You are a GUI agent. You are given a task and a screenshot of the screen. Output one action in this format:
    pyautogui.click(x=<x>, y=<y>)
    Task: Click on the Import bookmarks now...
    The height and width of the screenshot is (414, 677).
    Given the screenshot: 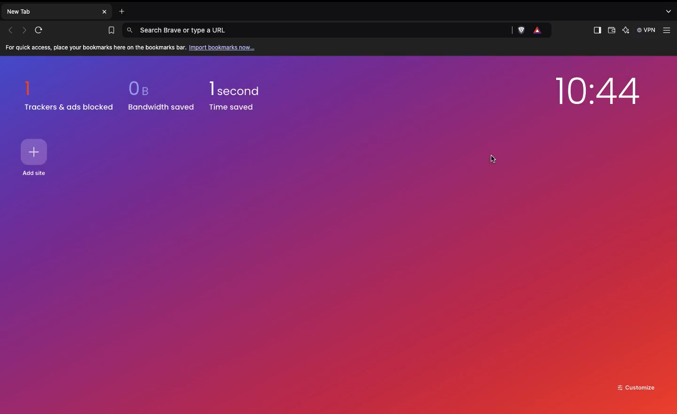 What is the action you would take?
    pyautogui.click(x=224, y=47)
    